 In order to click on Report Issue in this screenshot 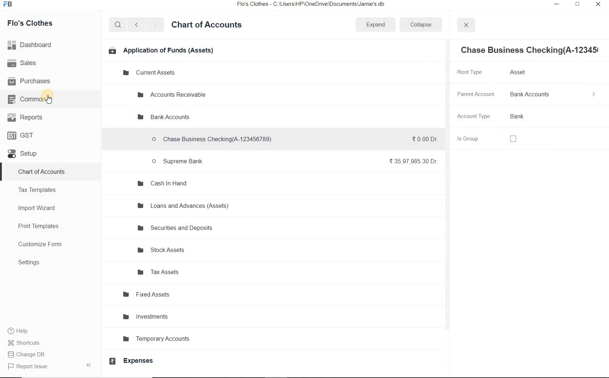, I will do `click(28, 366)`.